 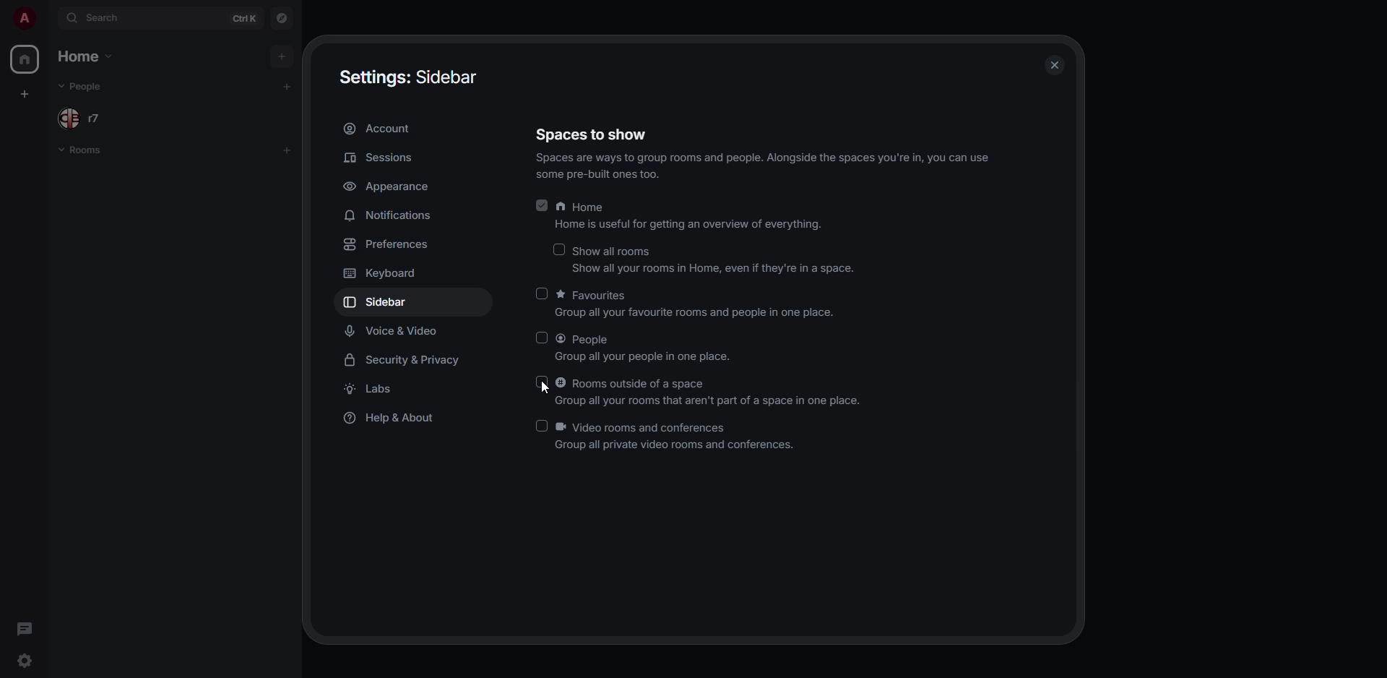 I want to click on click to enable, so click(x=542, y=337).